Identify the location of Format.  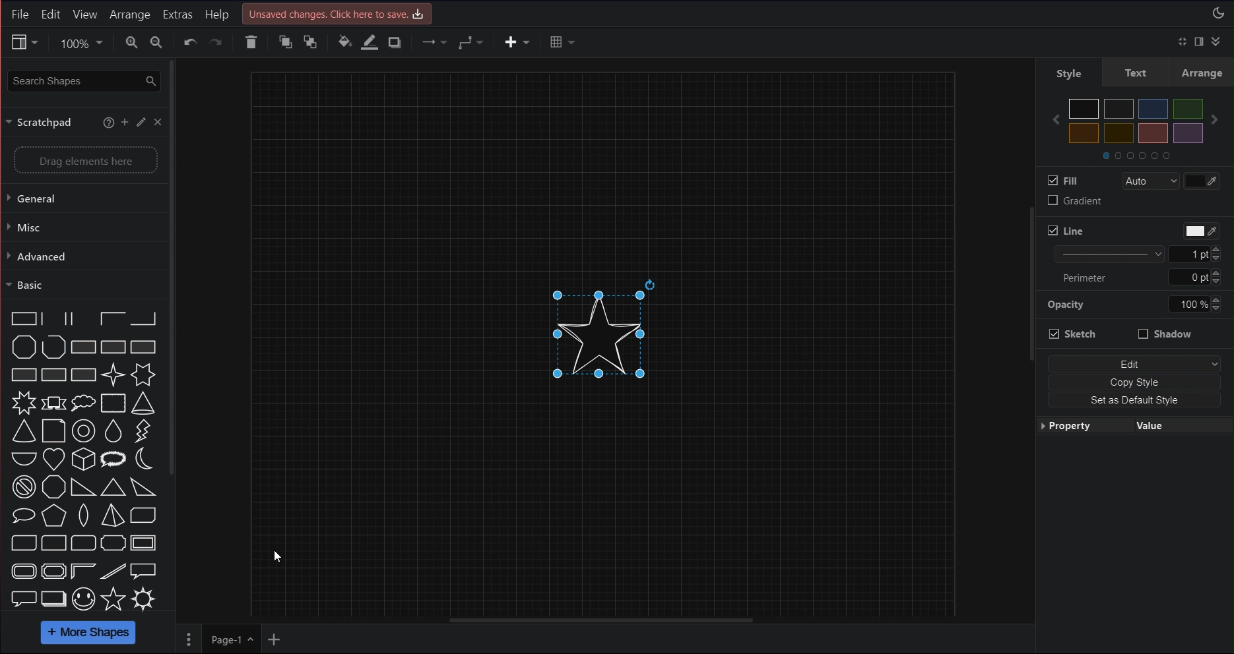
(1199, 42).